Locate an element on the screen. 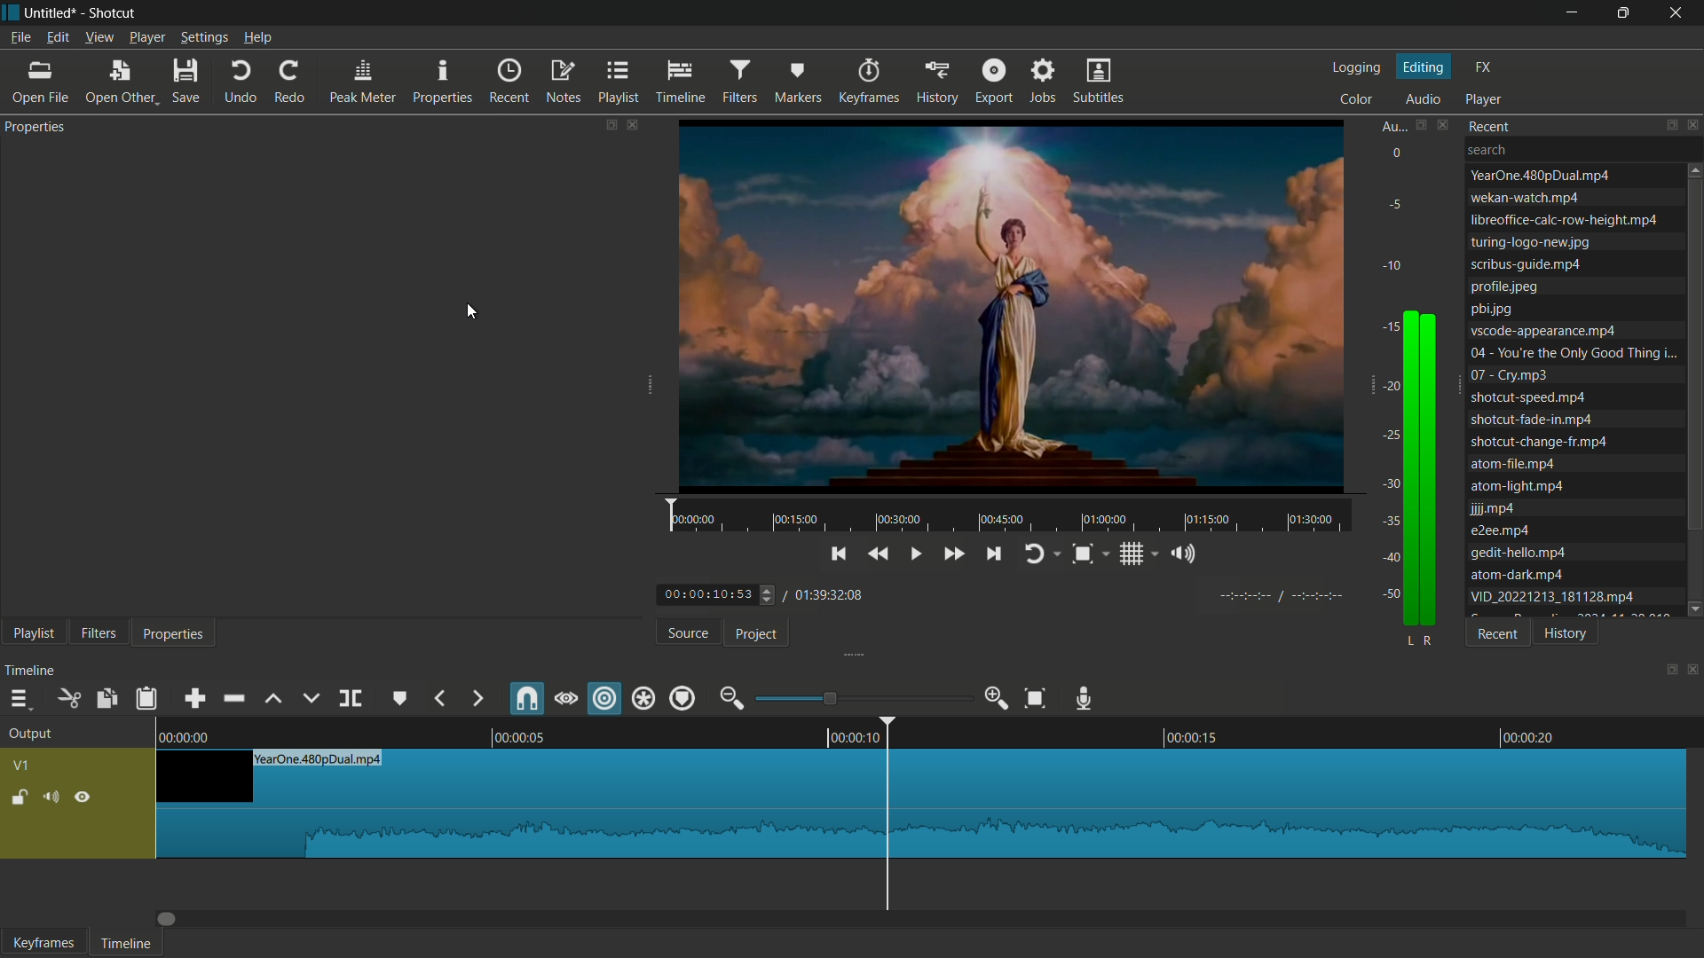 This screenshot has width=1704, height=958. source is located at coordinates (689, 632).